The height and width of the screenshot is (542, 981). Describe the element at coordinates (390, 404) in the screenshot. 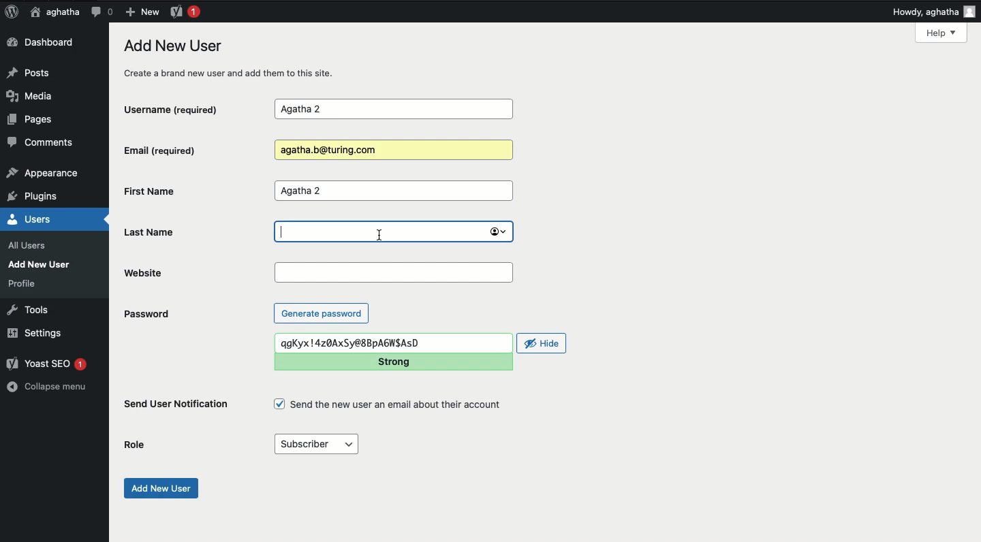

I see `Send the new user an email about their account` at that location.